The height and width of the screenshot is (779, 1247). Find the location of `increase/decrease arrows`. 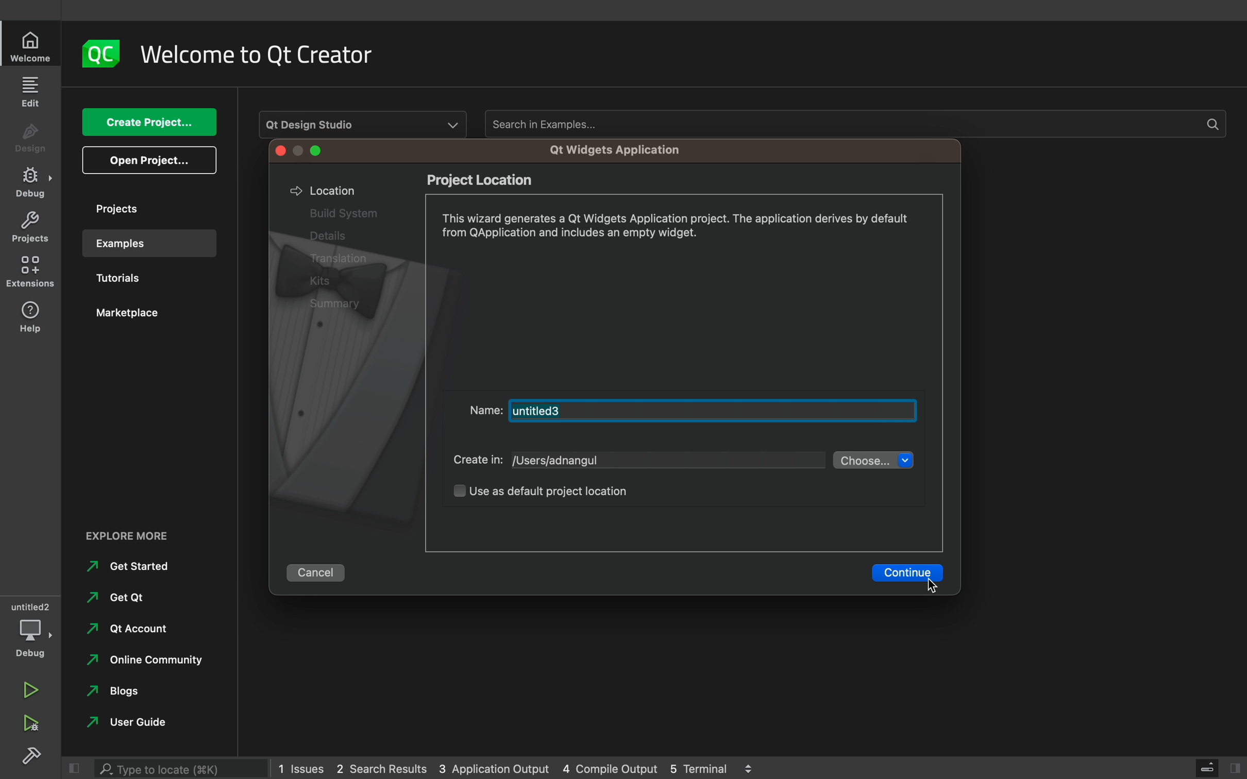

increase/decrease arrows is located at coordinates (753, 767).